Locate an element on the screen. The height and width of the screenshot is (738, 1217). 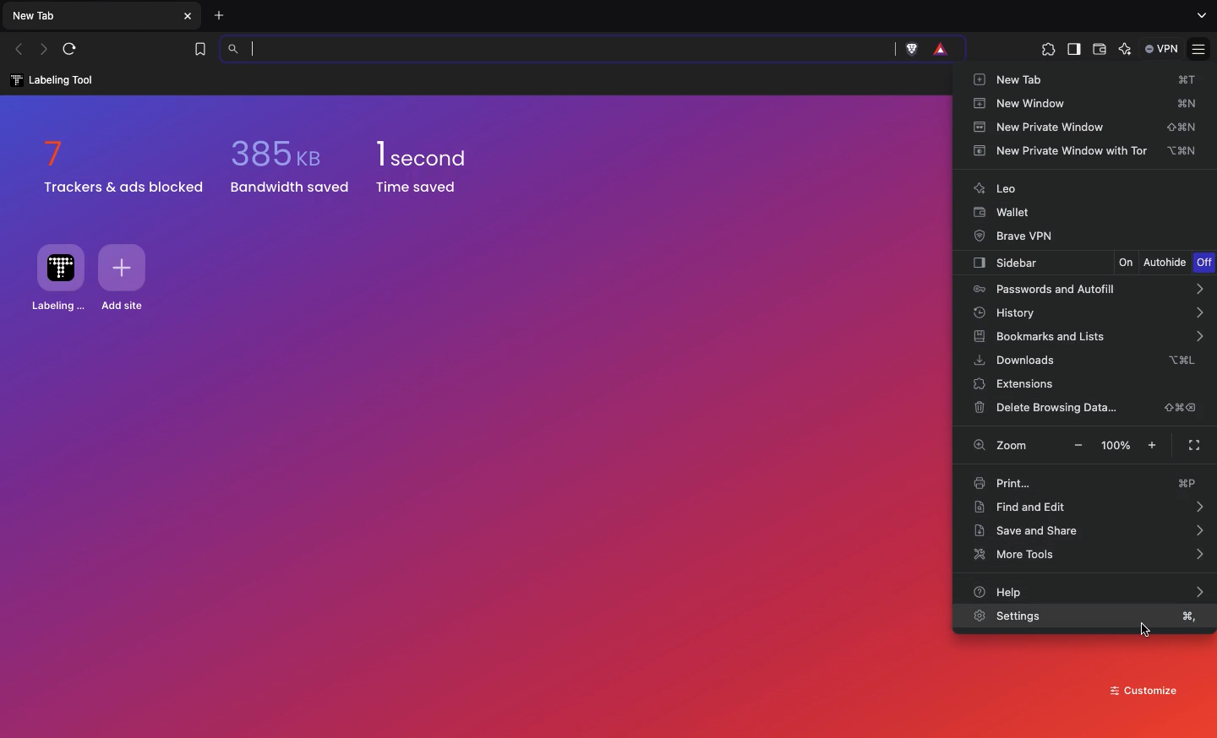
Add new tab is located at coordinates (218, 14).